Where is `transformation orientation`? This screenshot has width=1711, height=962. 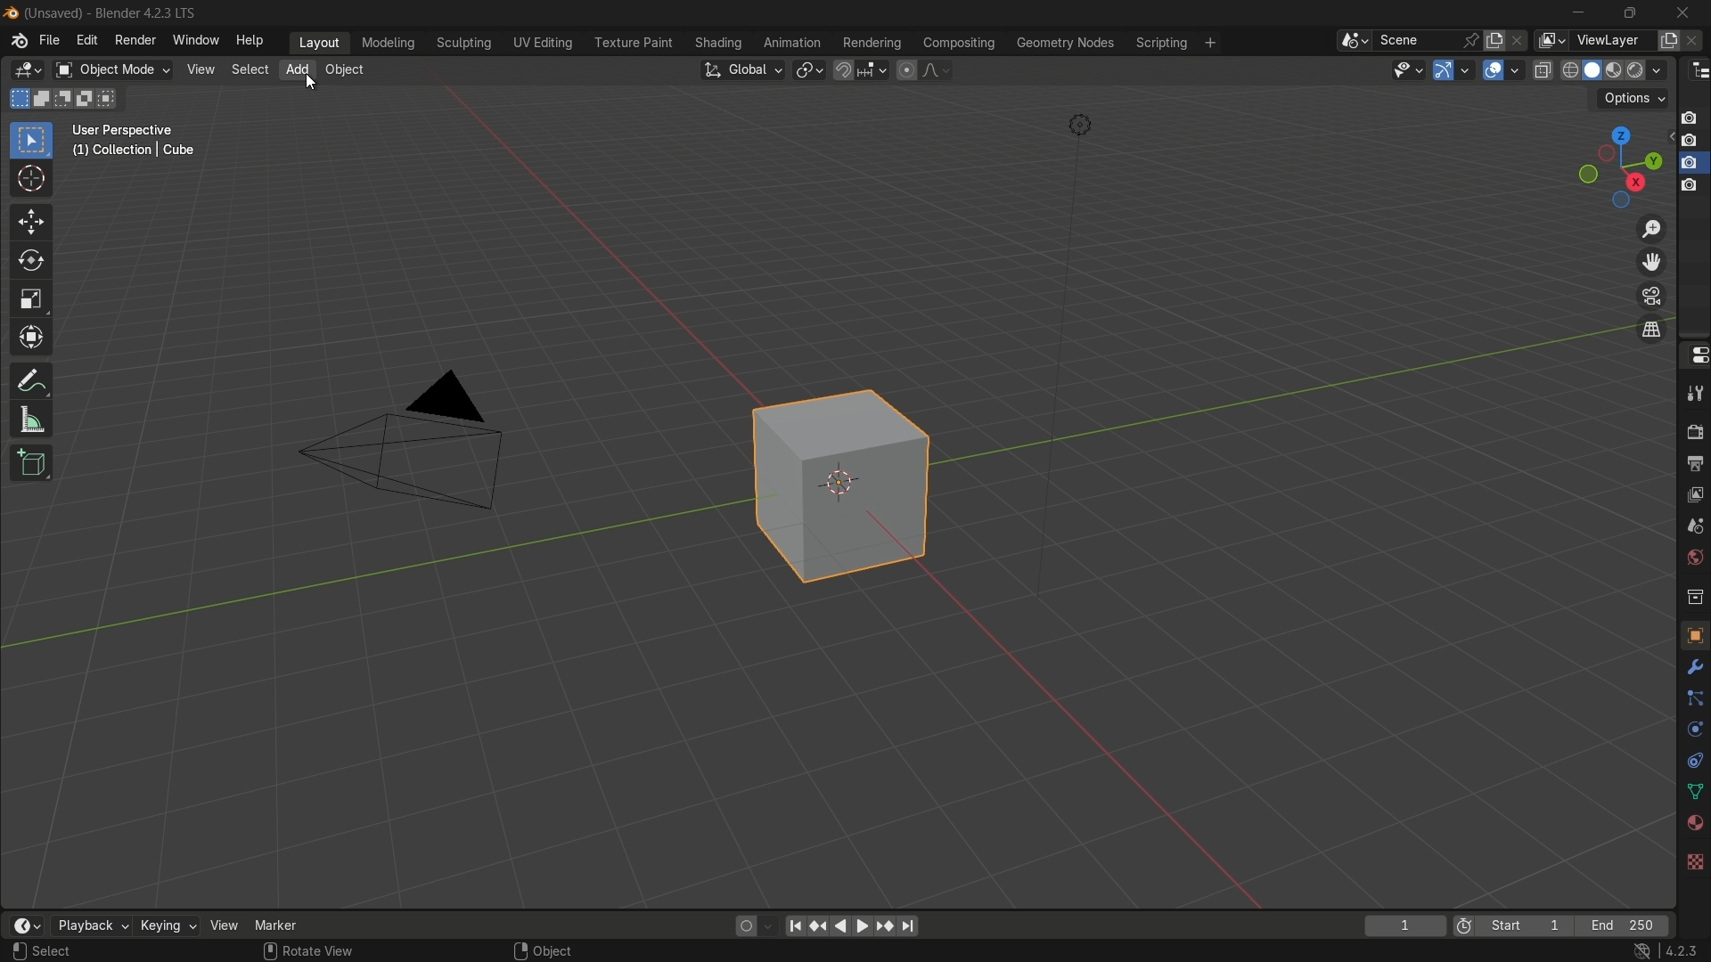 transformation orientation is located at coordinates (741, 70).